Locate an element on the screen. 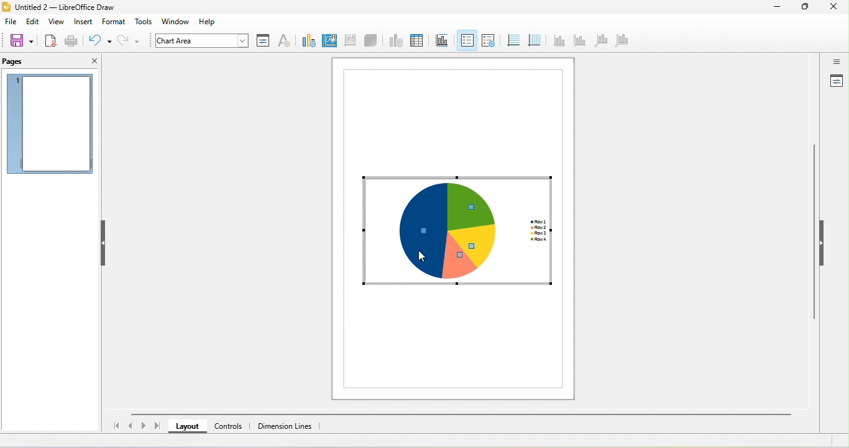 Image resolution: width=849 pixels, height=448 pixels. horizontal grid is located at coordinates (512, 40).